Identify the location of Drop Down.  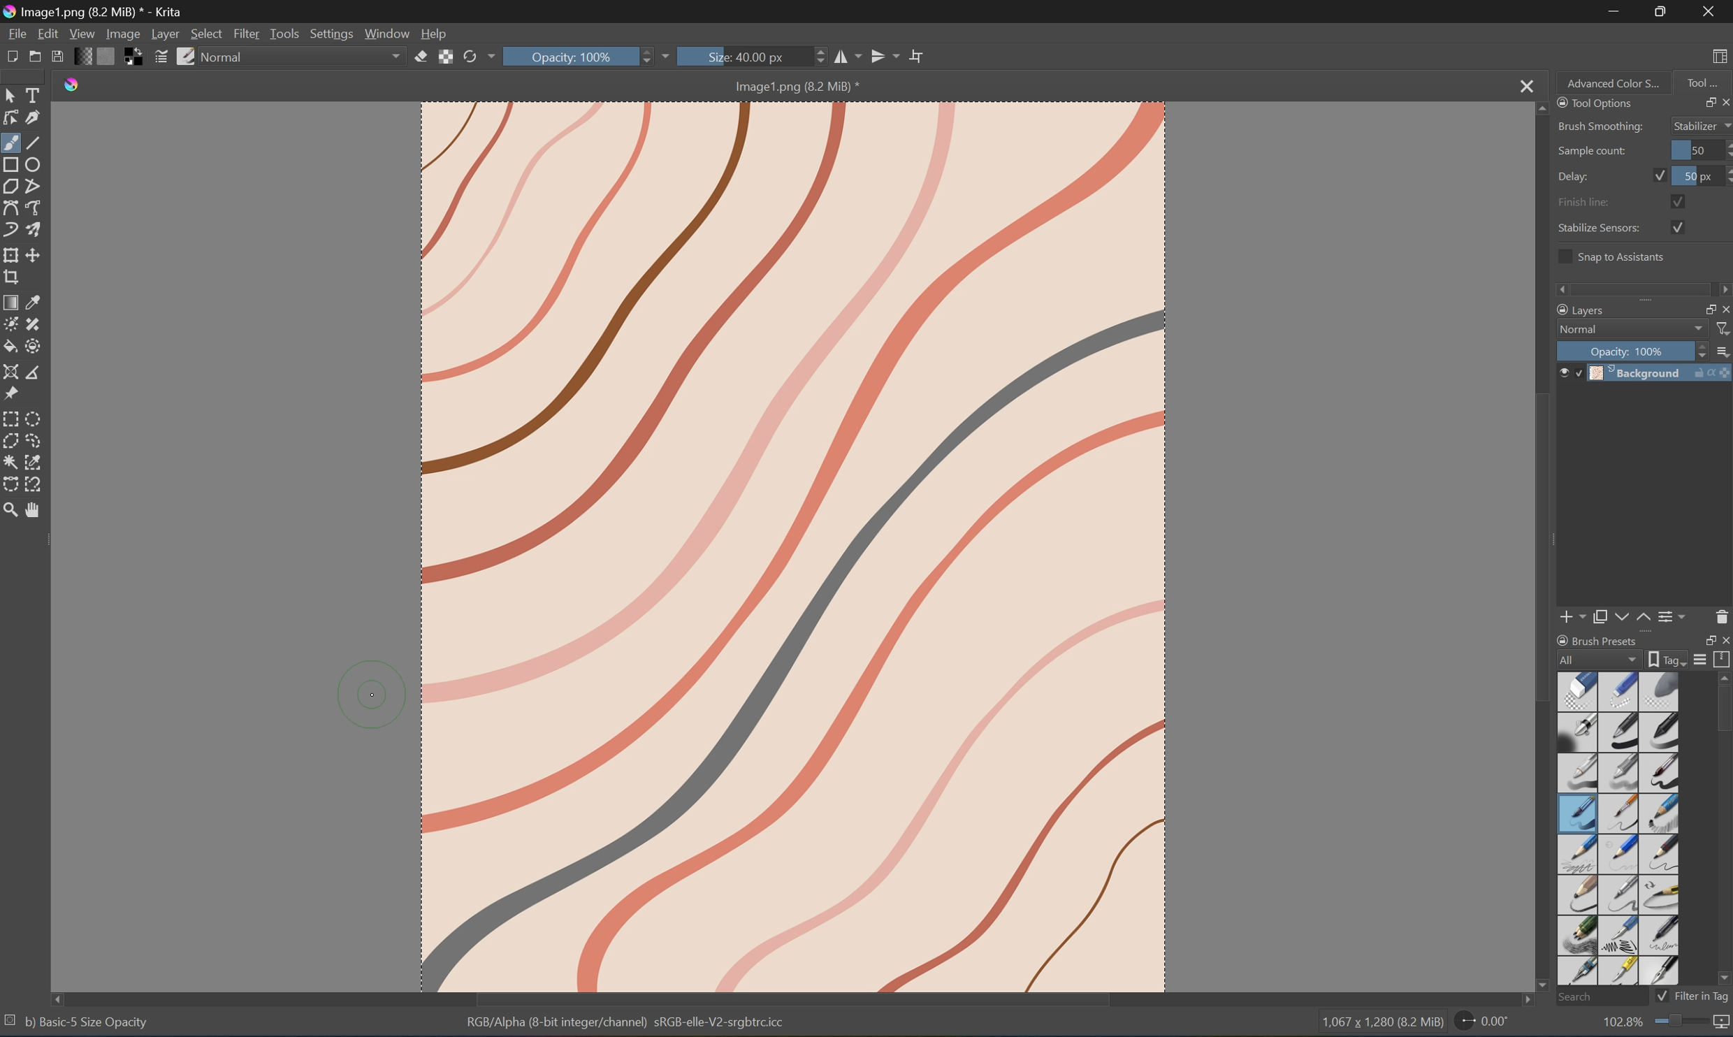
(491, 57).